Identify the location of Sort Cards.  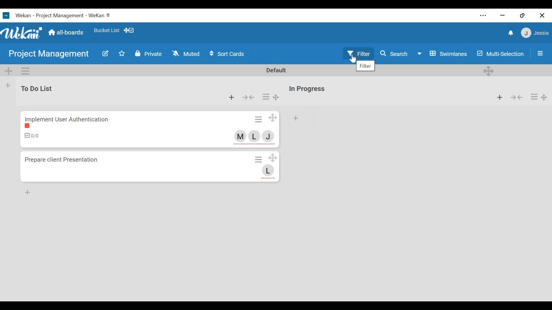
(229, 54).